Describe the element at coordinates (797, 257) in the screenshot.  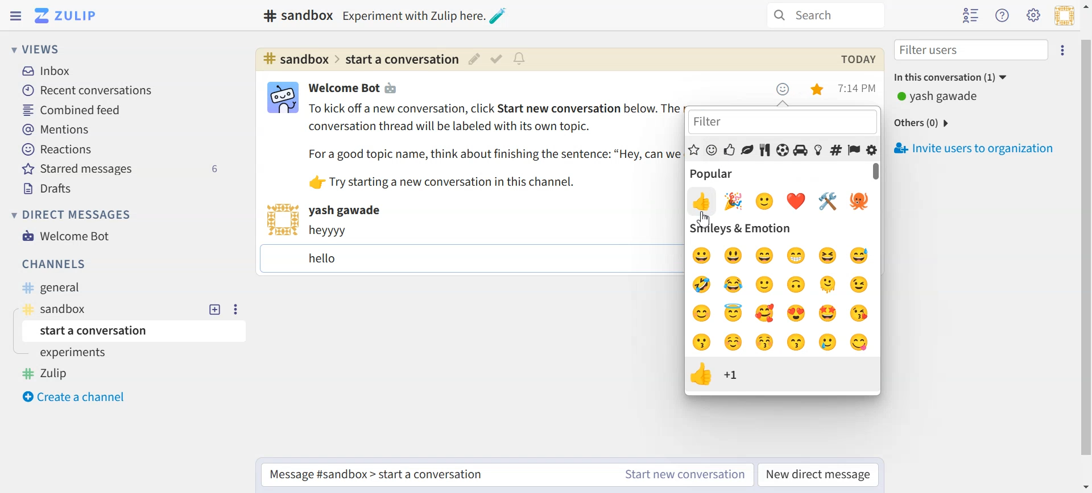
I see `grinning face with smile` at that location.